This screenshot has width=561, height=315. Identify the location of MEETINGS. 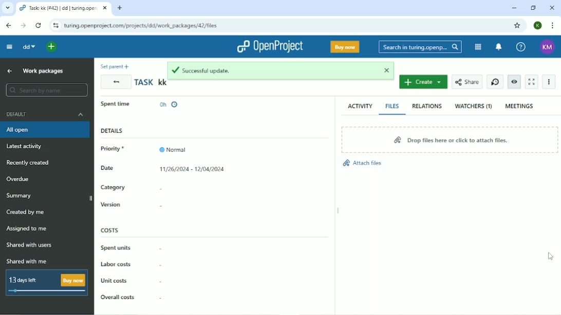
(520, 106).